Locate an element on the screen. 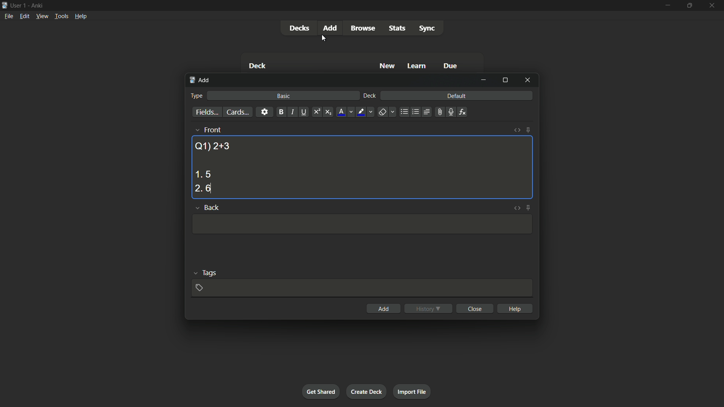 This screenshot has width=724, height=407. add is located at coordinates (201, 80).